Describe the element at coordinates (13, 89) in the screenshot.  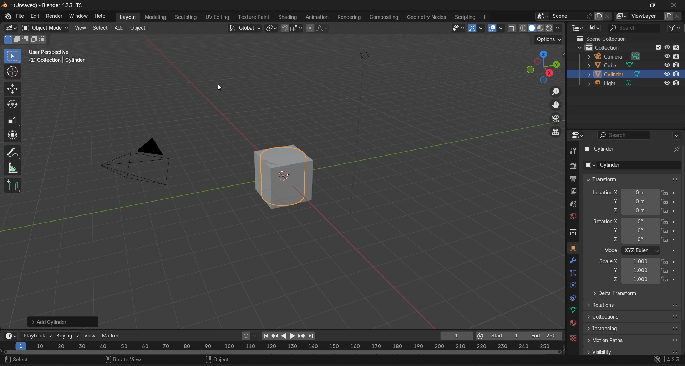
I see `move` at that location.